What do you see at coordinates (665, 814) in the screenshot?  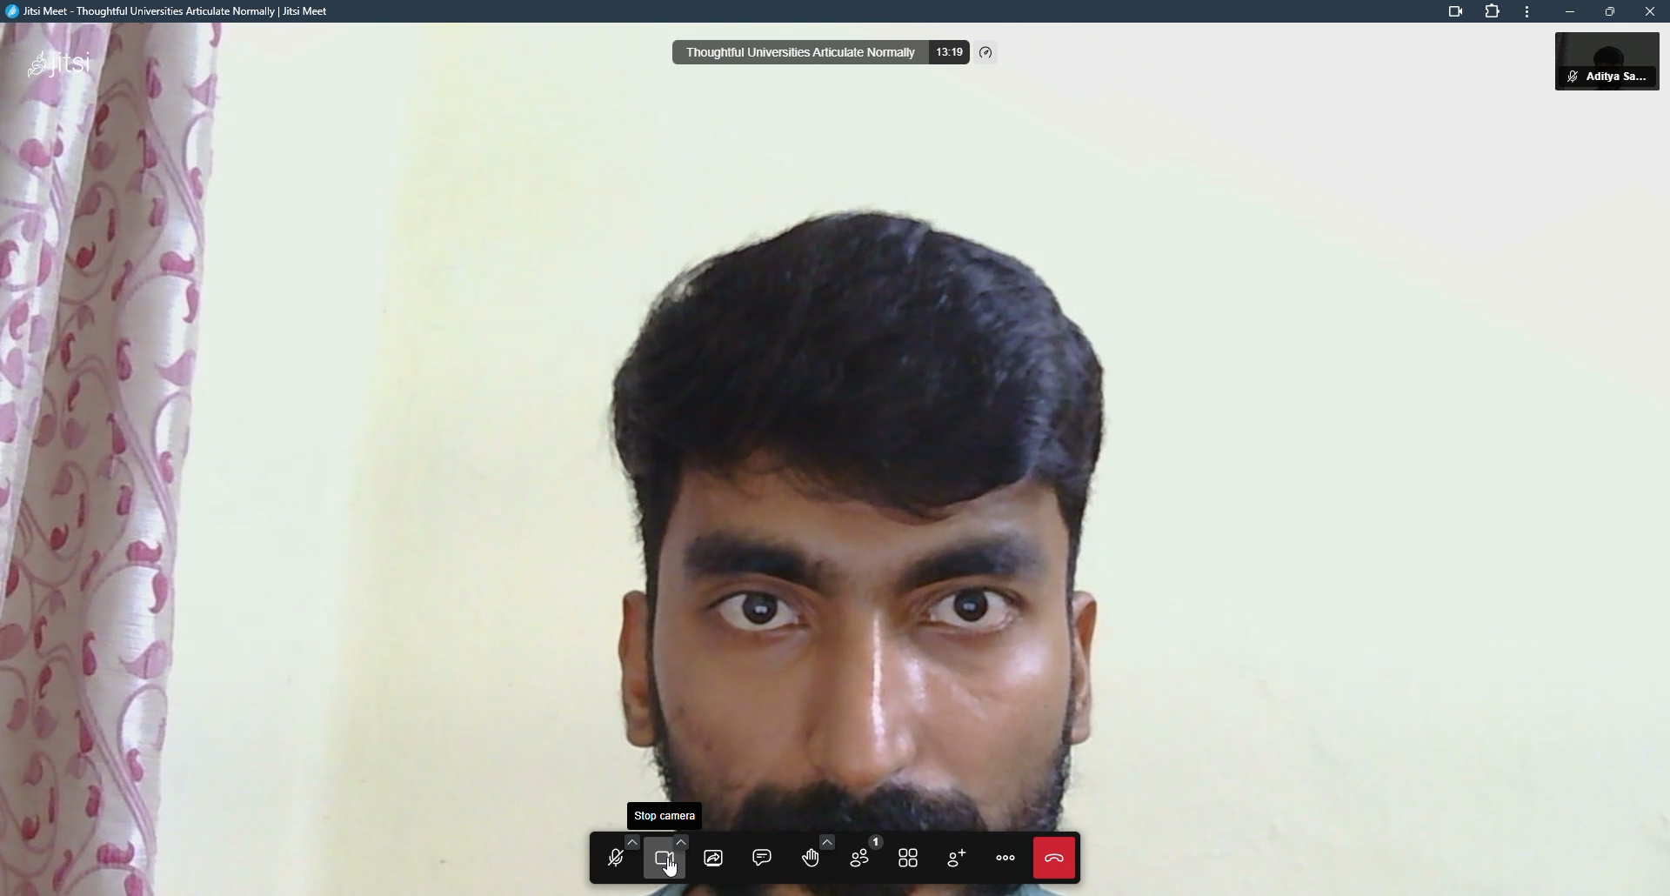 I see `start camera` at bounding box center [665, 814].